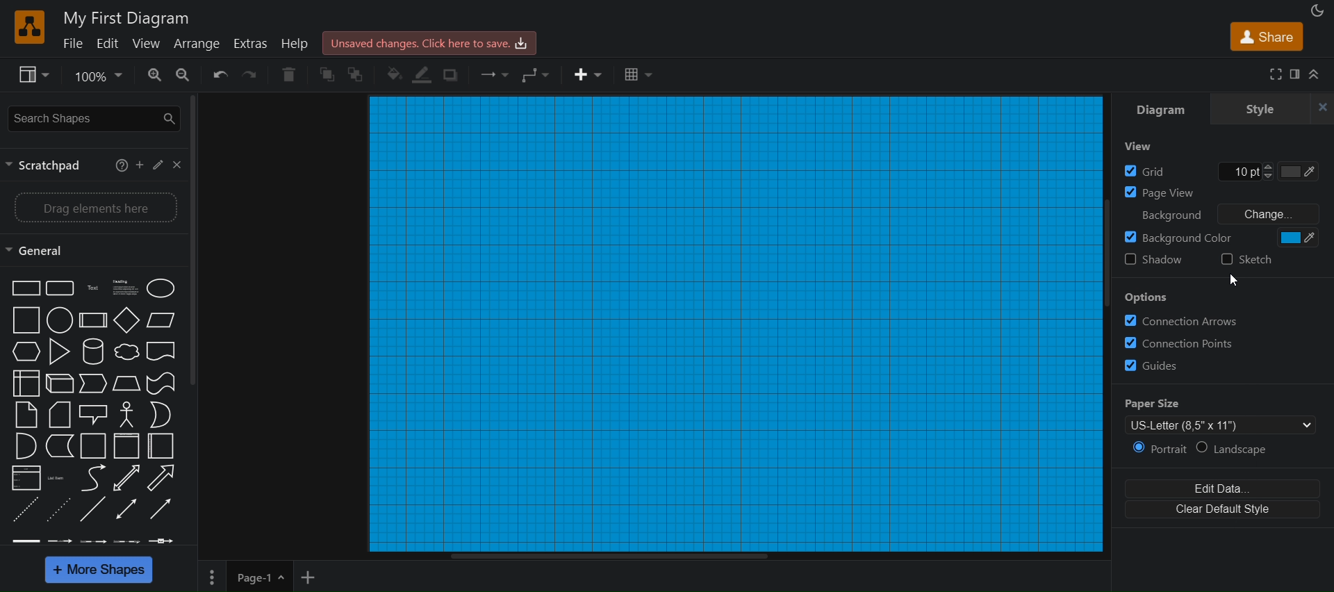 The image size is (1334, 592). Describe the element at coordinates (148, 75) in the screenshot. I see `zoom in` at that location.